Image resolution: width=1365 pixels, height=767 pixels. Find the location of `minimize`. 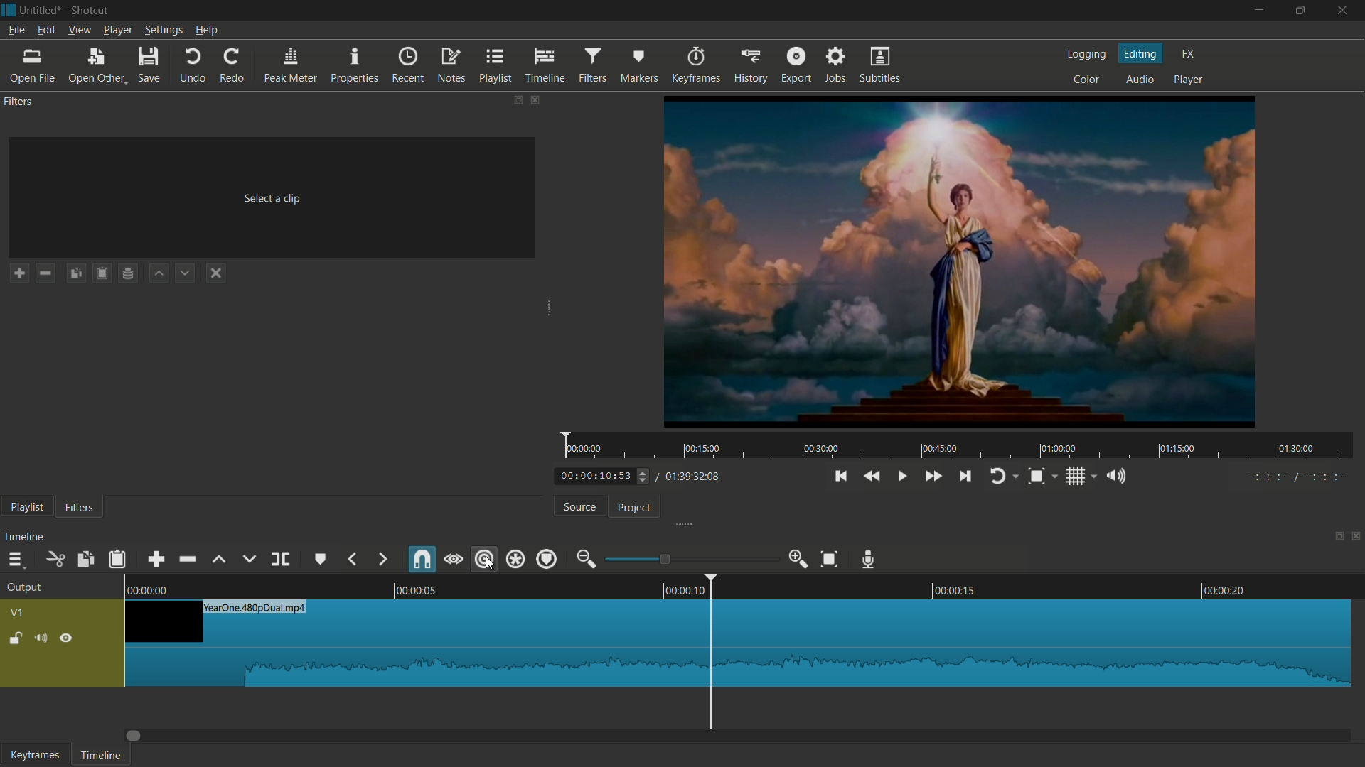

minimize is located at coordinates (1257, 12).